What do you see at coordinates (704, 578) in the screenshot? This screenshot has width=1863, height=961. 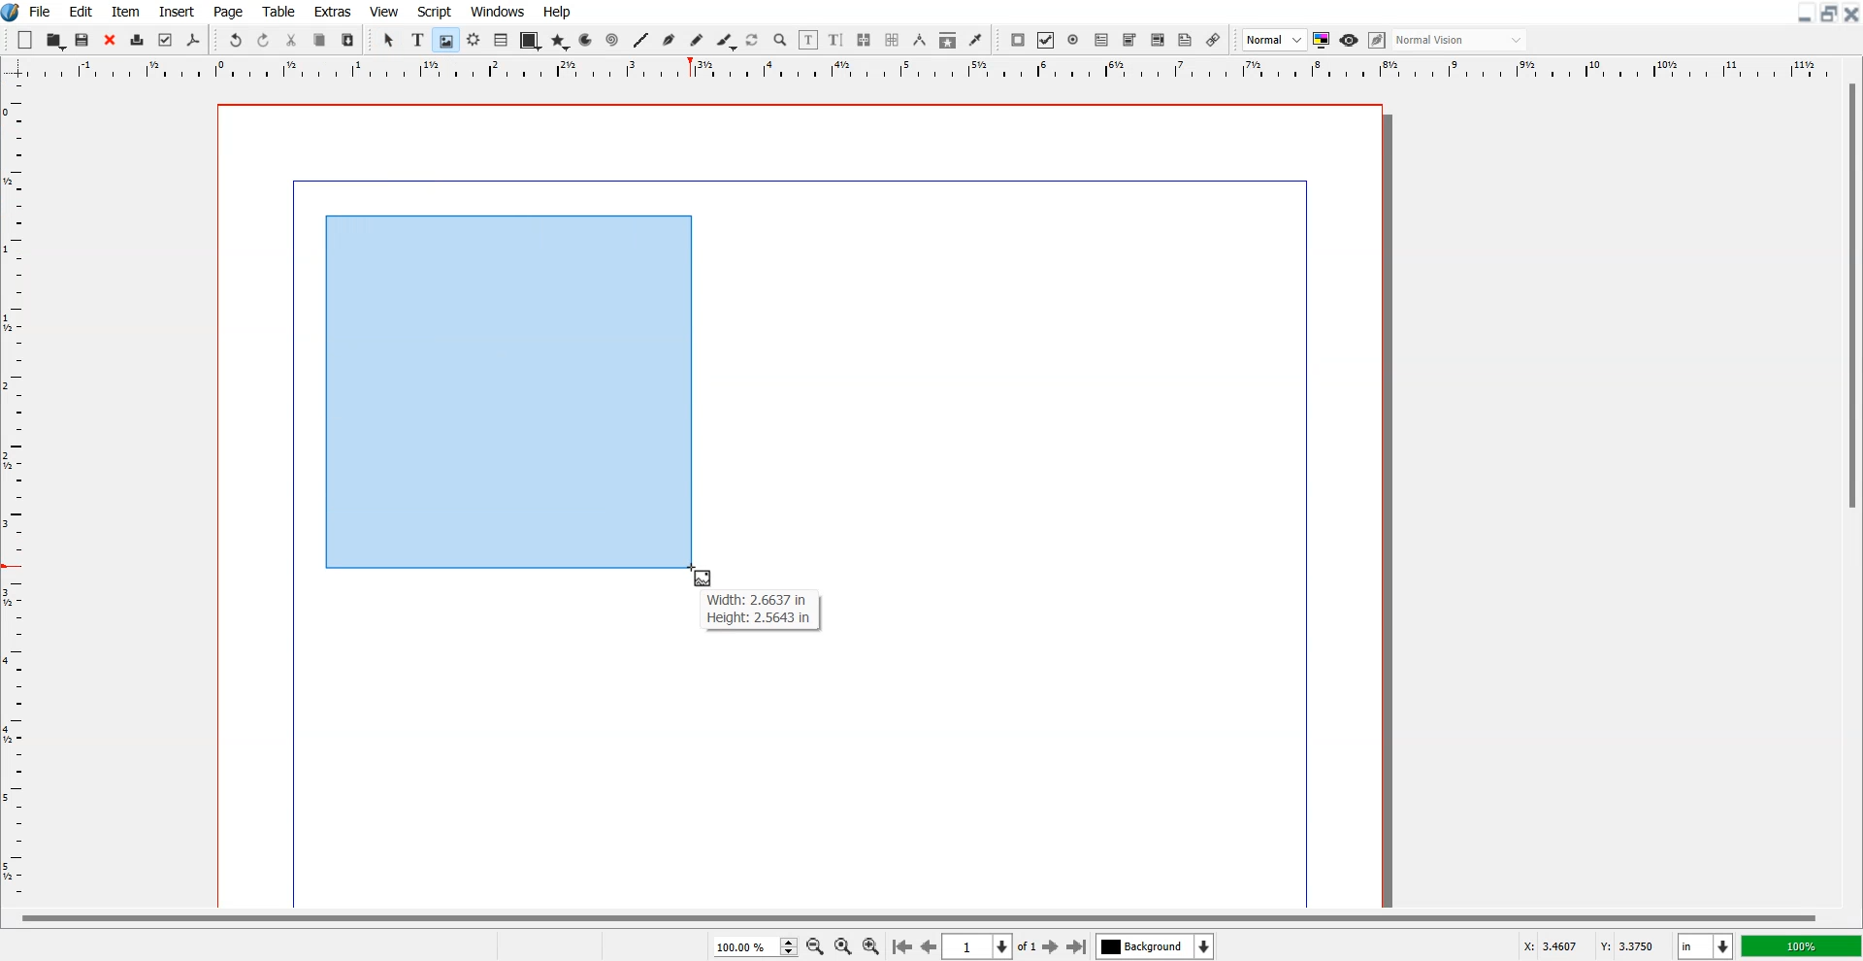 I see `Image frame Curser` at bounding box center [704, 578].